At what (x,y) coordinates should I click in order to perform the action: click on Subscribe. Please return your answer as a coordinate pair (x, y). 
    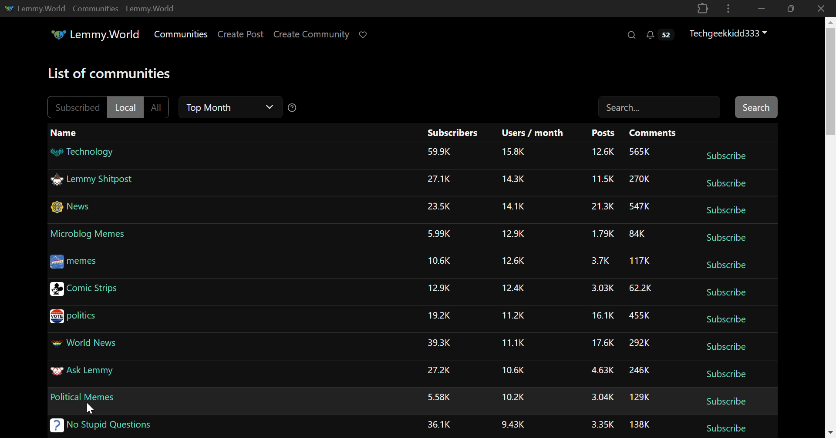
    Looking at the image, I should click on (725, 292).